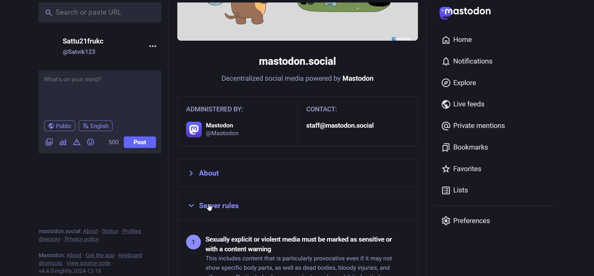  I want to click on pointer, so click(209, 208).